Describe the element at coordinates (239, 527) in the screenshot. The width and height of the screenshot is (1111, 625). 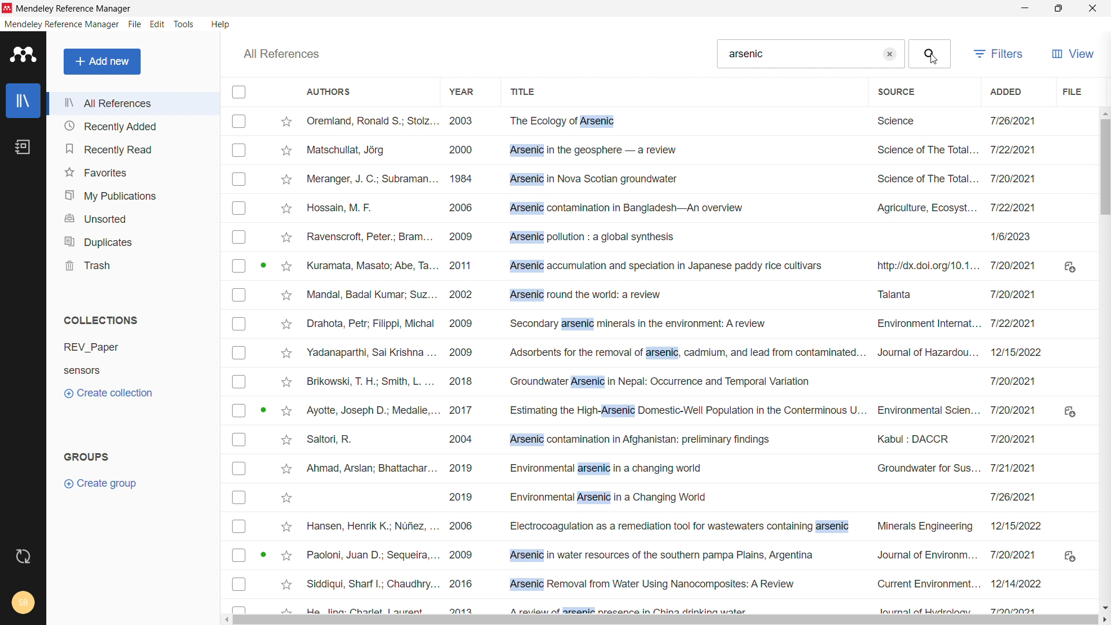
I see `Checkbox` at that location.